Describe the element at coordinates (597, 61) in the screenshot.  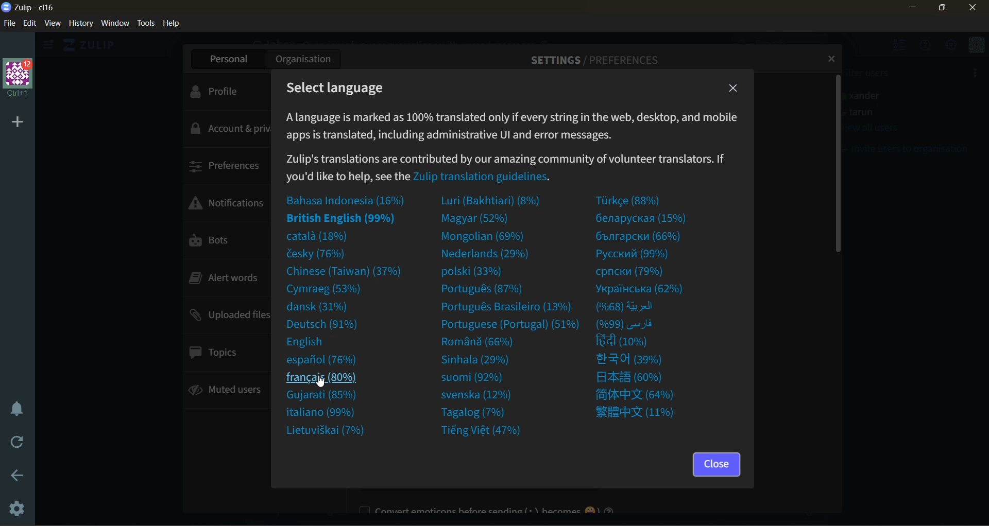
I see `settings/preferences` at that location.